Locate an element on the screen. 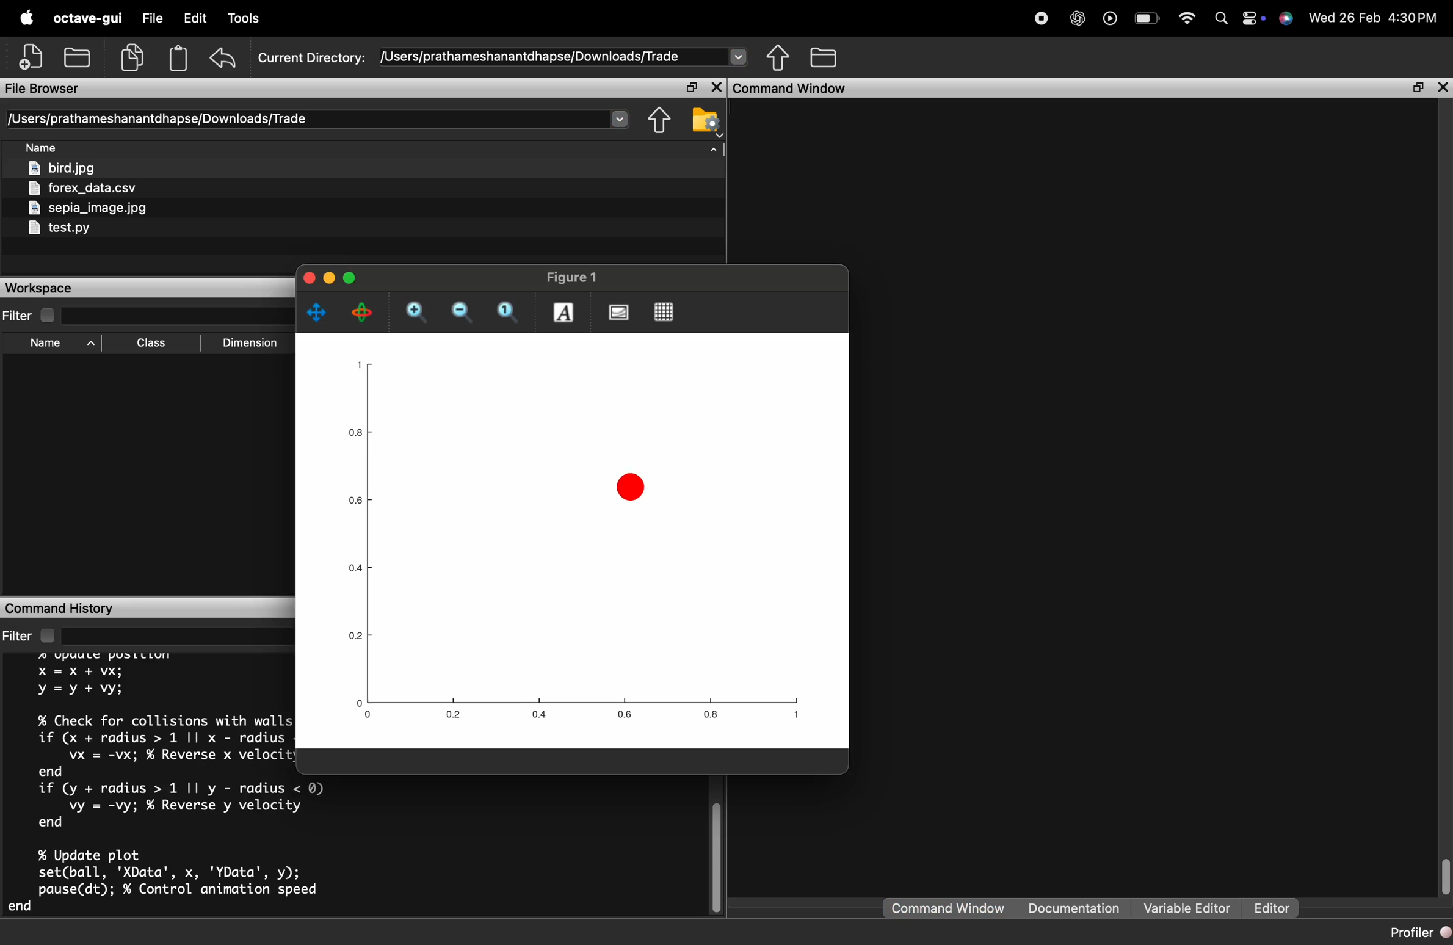  Wed 26 Feb 4:30PM is located at coordinates (1374, 18).